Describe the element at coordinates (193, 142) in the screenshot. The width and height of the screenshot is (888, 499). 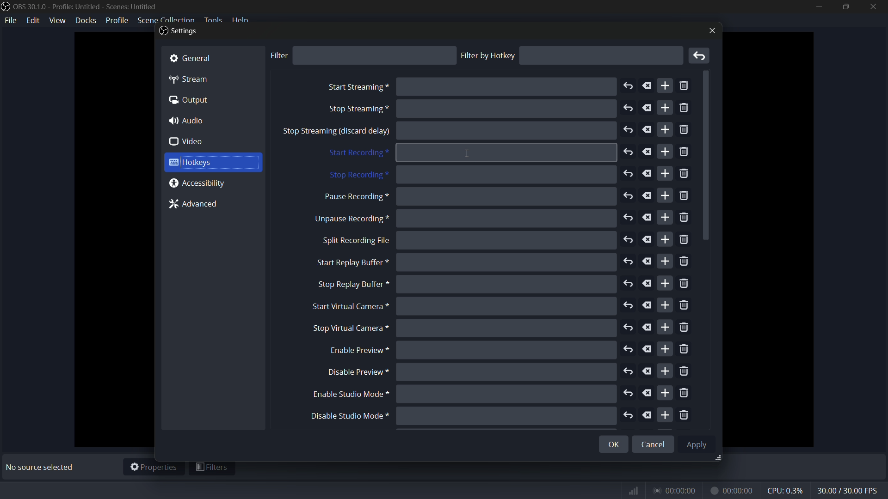
I see `0 video` at that location.